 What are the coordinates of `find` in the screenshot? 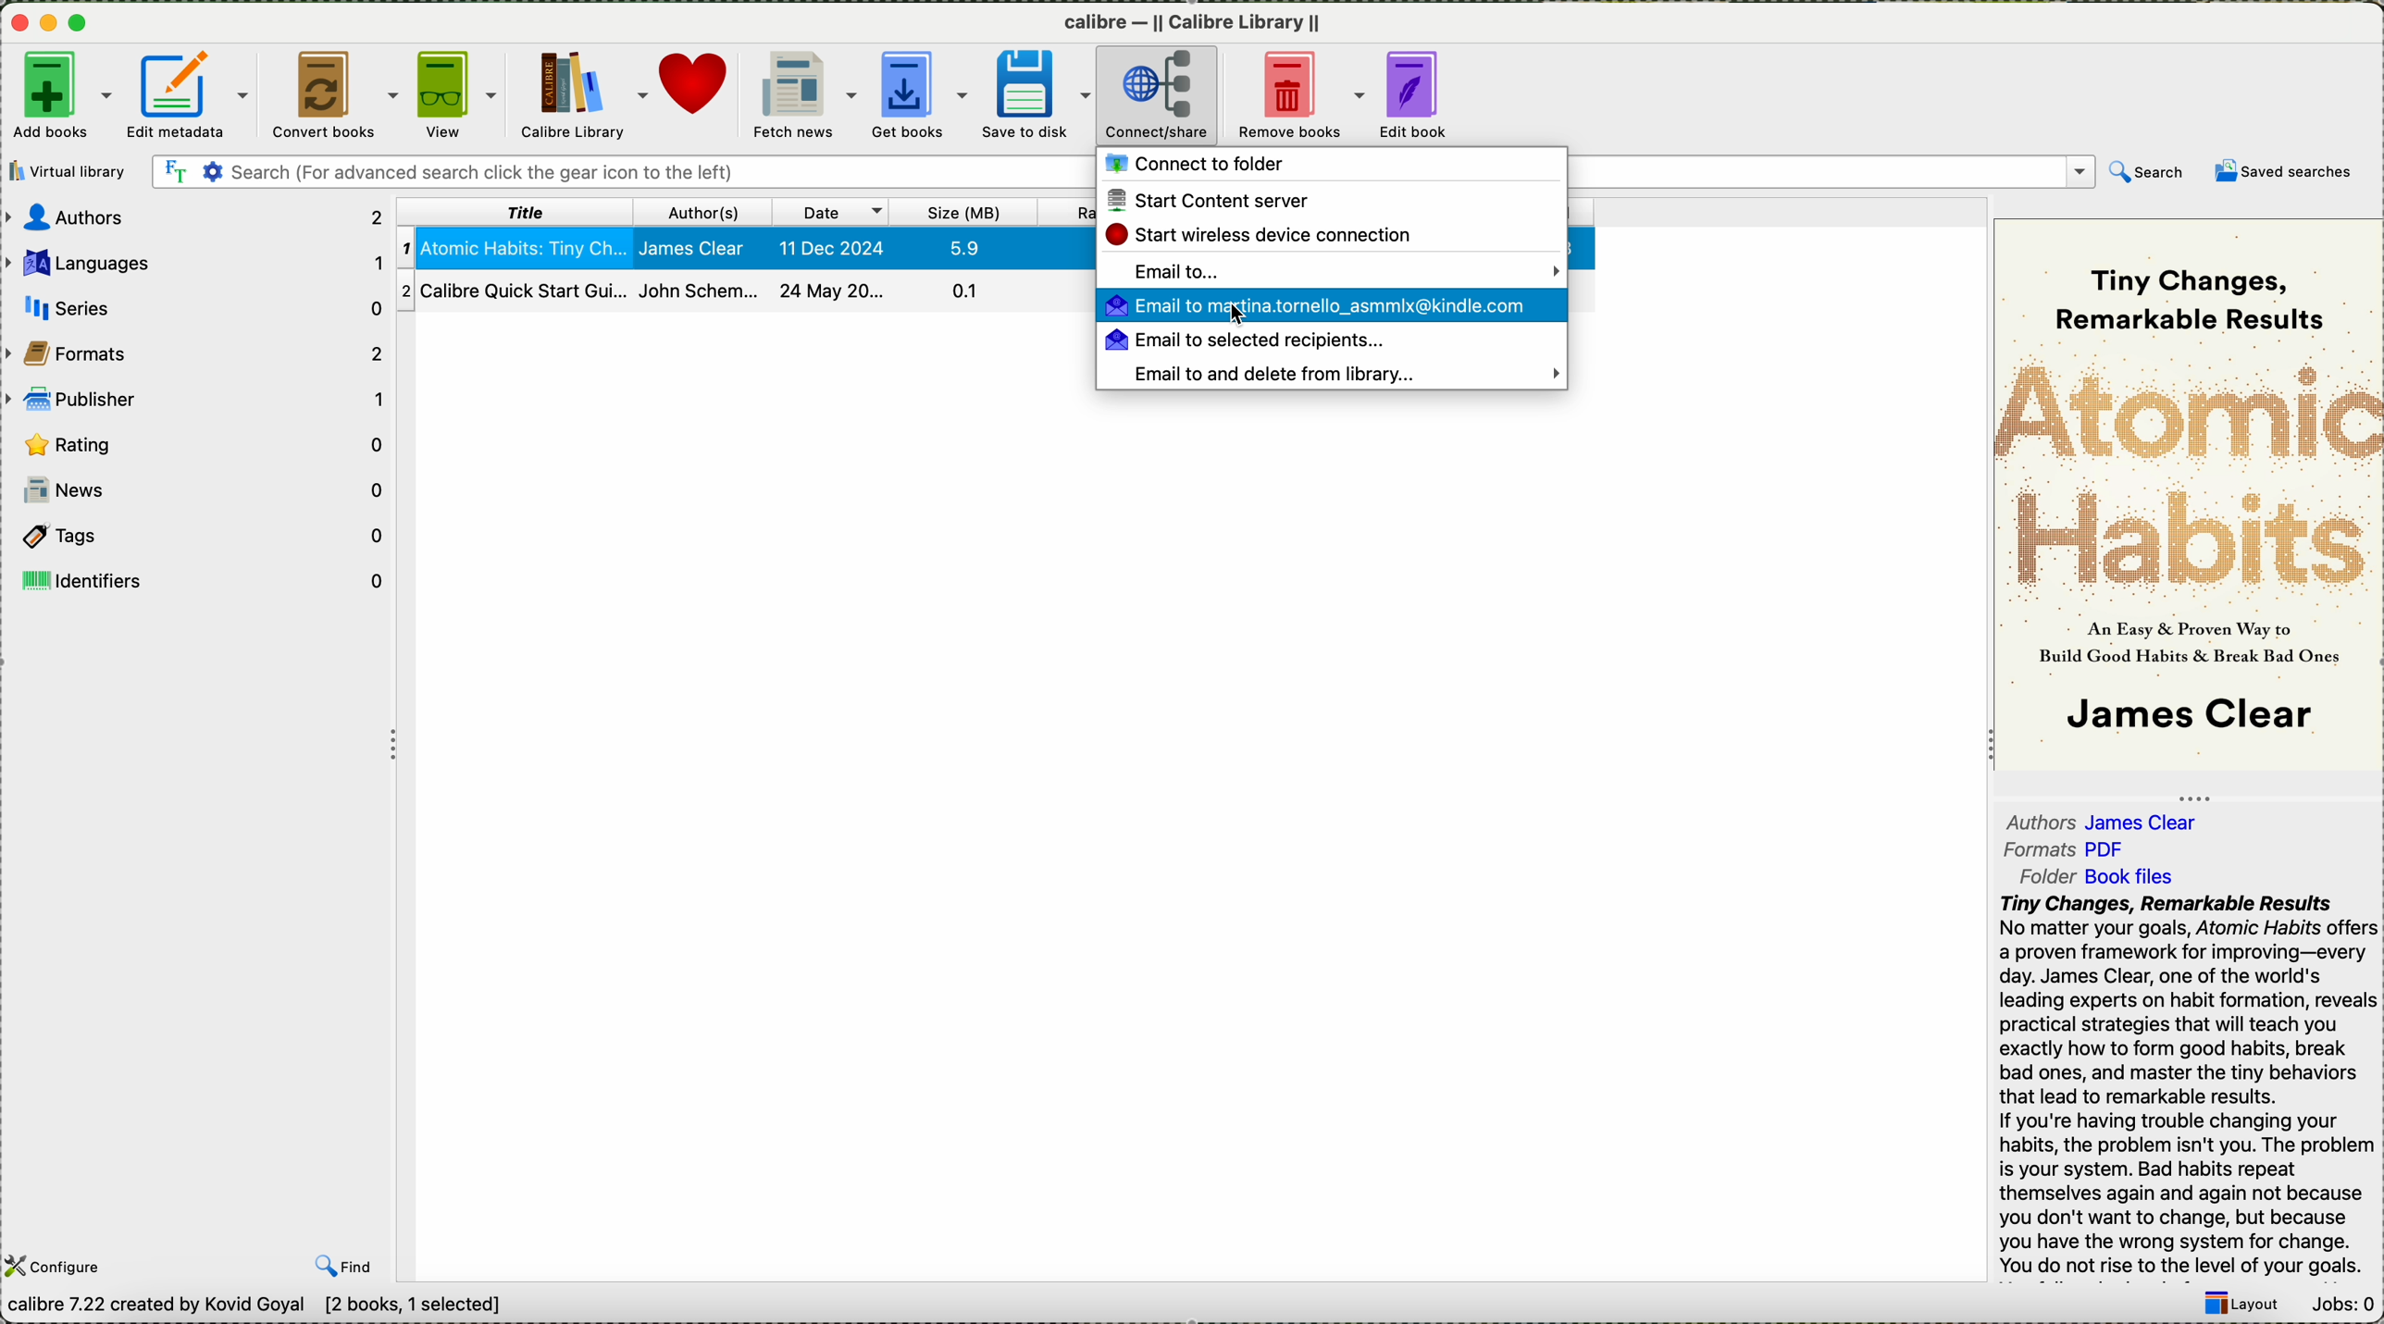 It's located at (349, 1266).